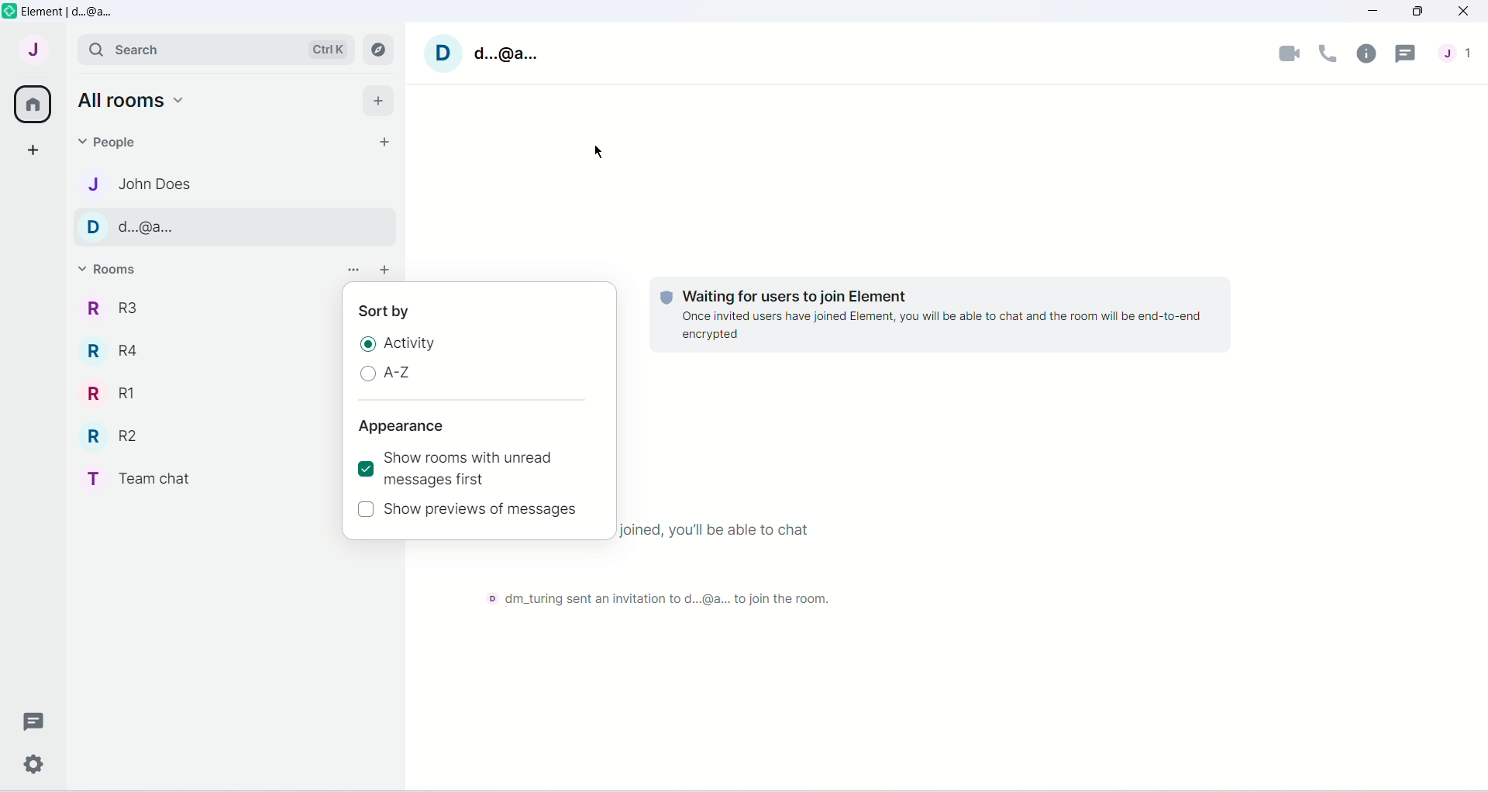  Describe the element at coordinates (367, 345) in the screenshot. I see `Radio button checked` at that location.